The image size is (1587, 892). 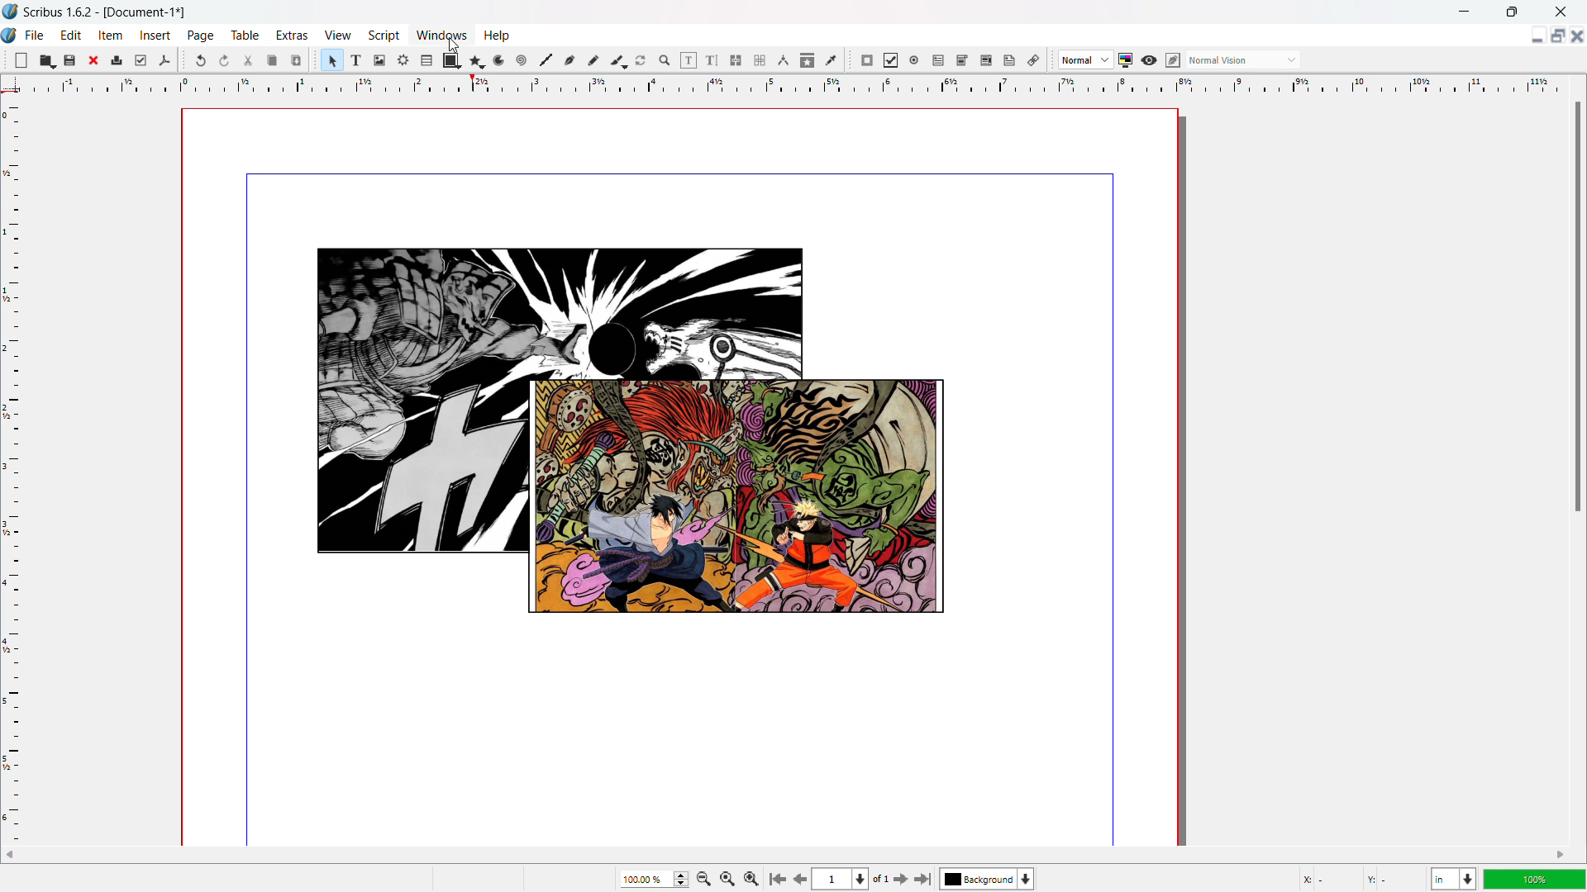 I want to click on objects, so click(x=634, y=434).